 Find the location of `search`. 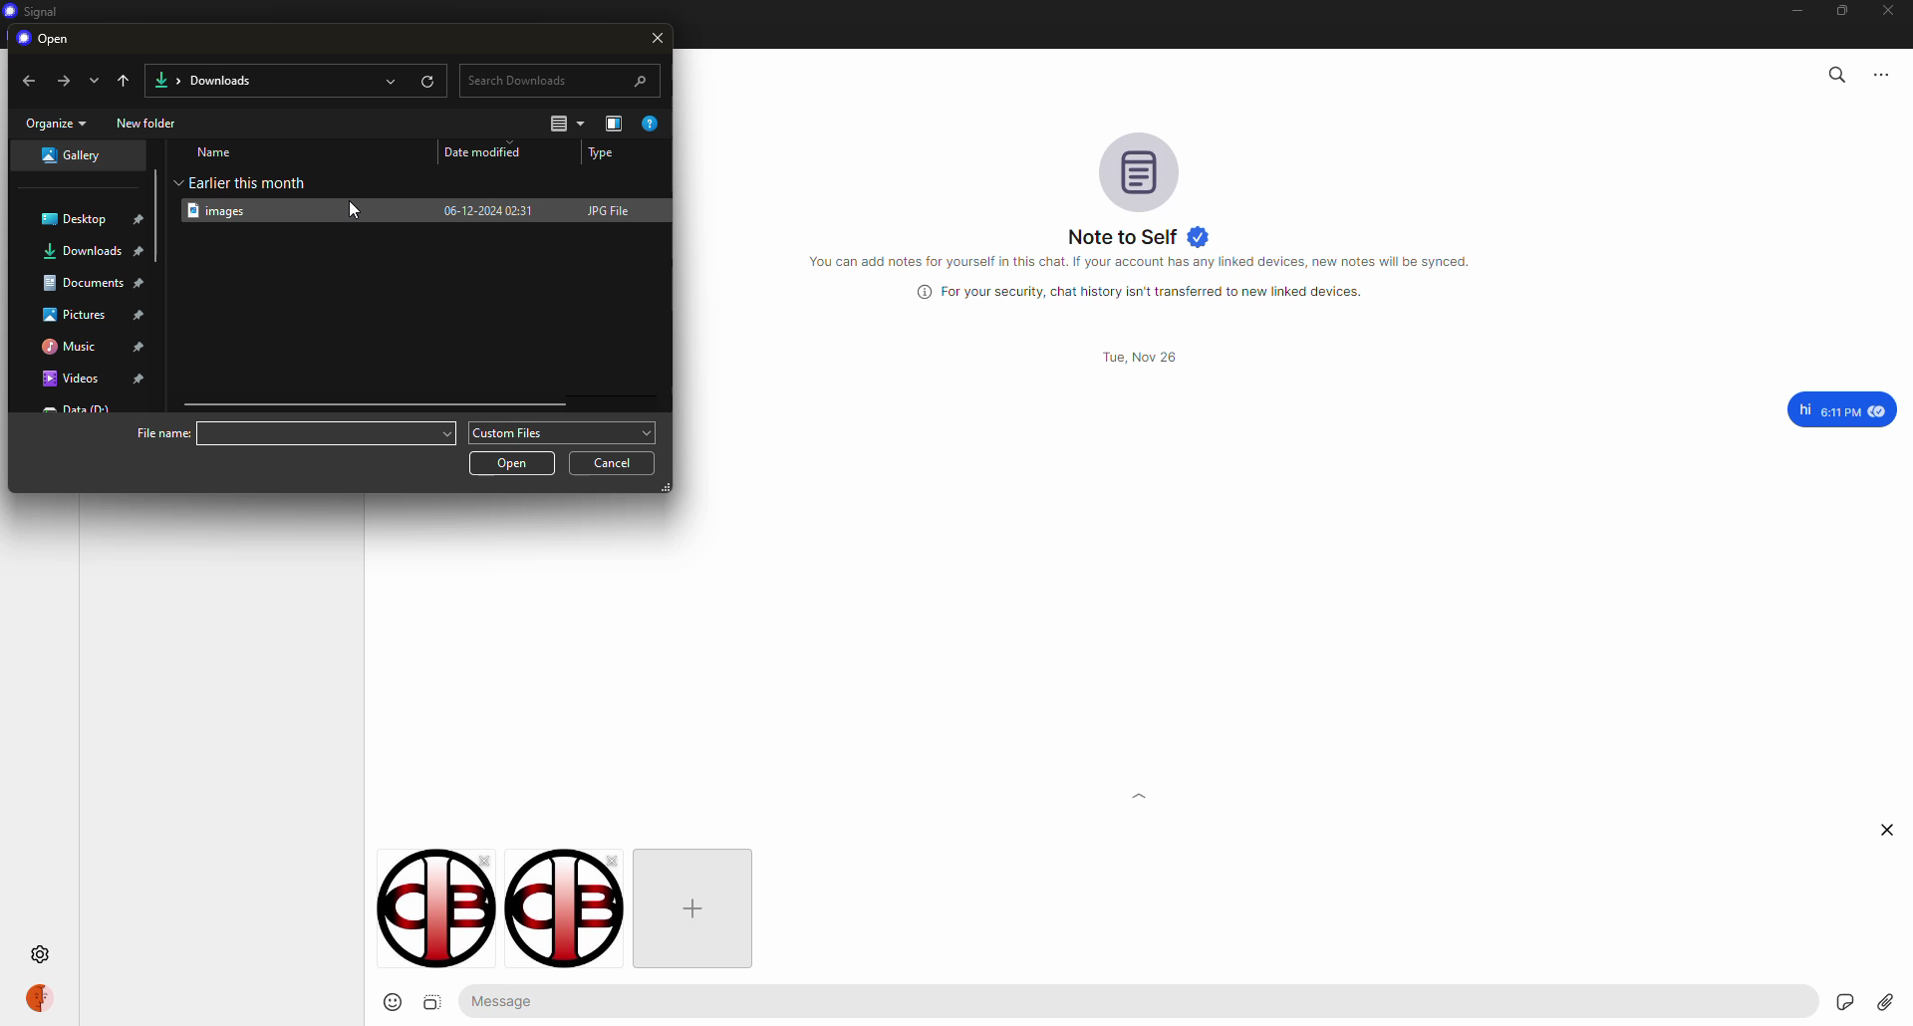

search is located at coordinates (1835, 73).